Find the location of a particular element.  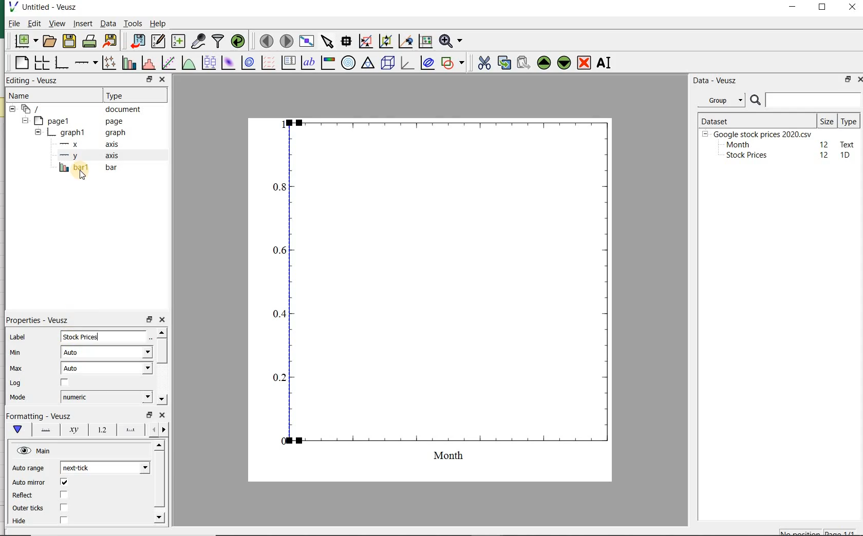

cut the selected widget is located at coordinates (485, 64).